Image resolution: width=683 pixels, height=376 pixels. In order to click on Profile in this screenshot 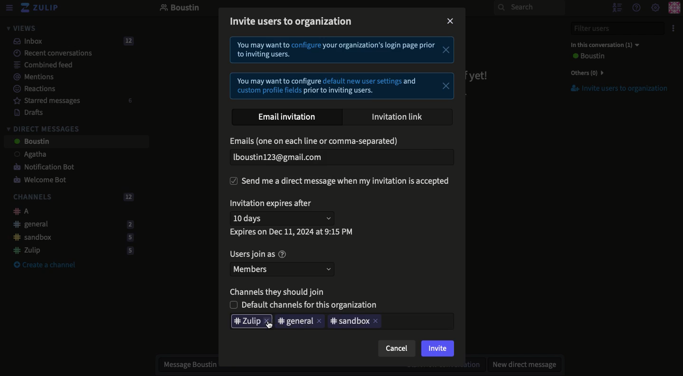, I will do `click(674, 9)`.